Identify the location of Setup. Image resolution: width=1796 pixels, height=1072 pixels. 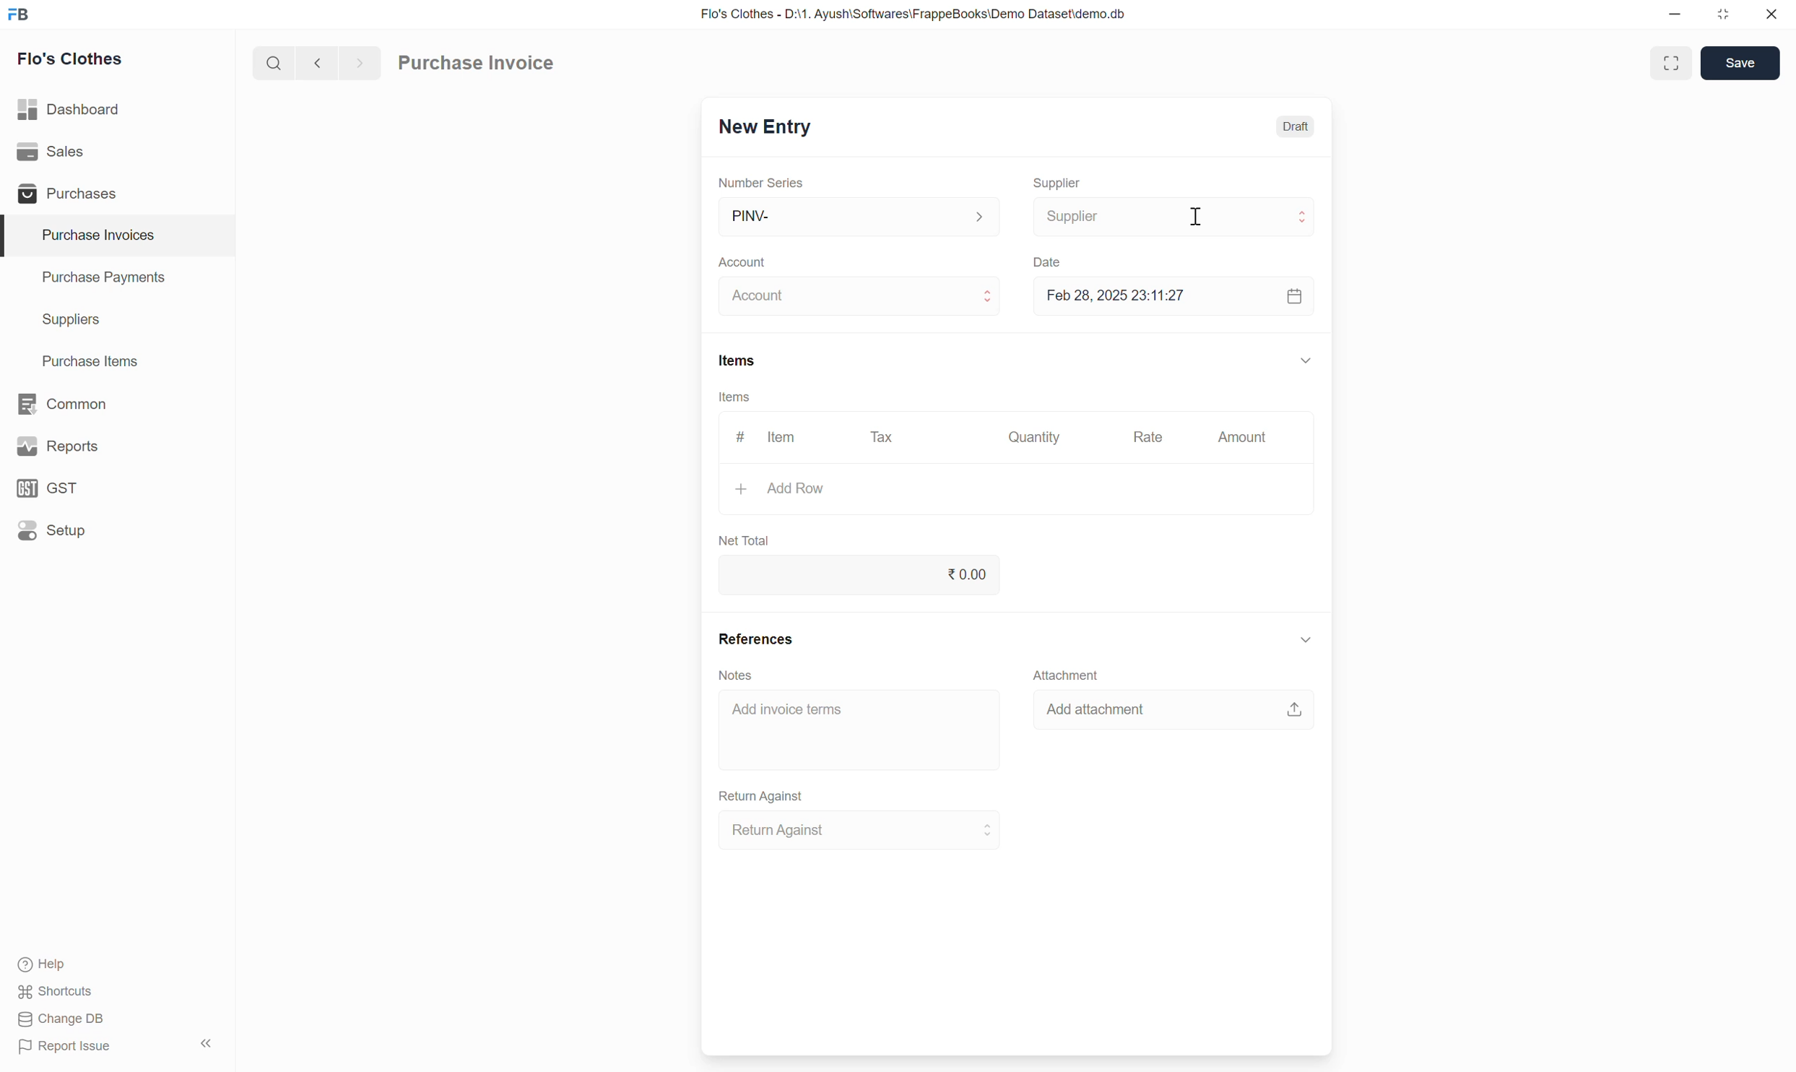
(116, 530).